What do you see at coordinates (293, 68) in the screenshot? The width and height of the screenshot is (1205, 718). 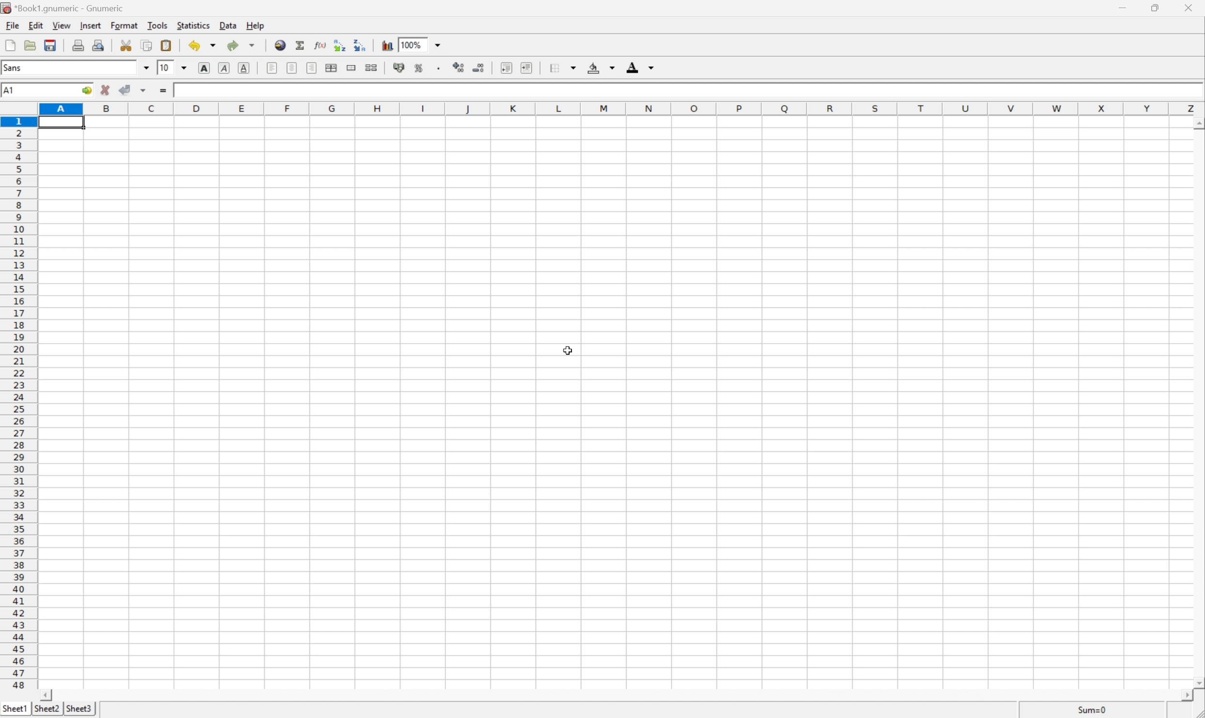 I see `Center Horizontally` at bounding box center [293, 68].